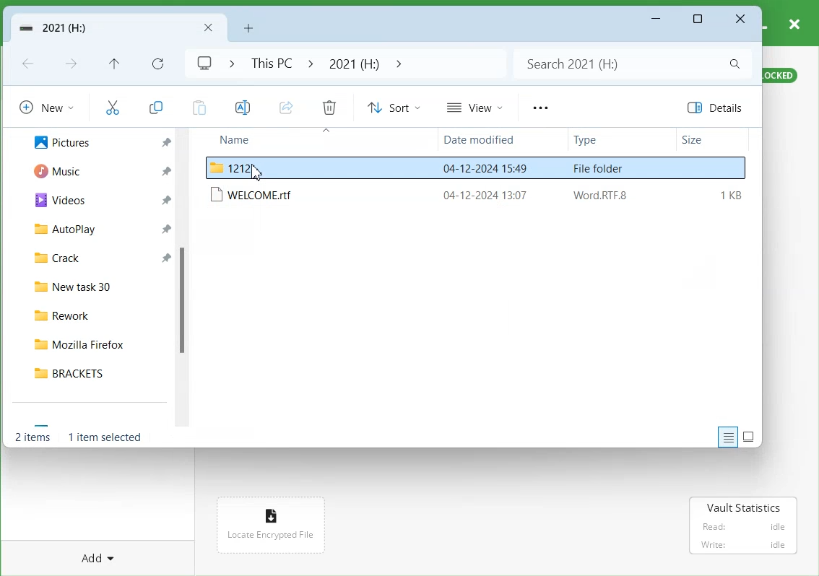 The height and width of the screenshot is (576, 819). I want to click on Close Folder, so click(209, 29).